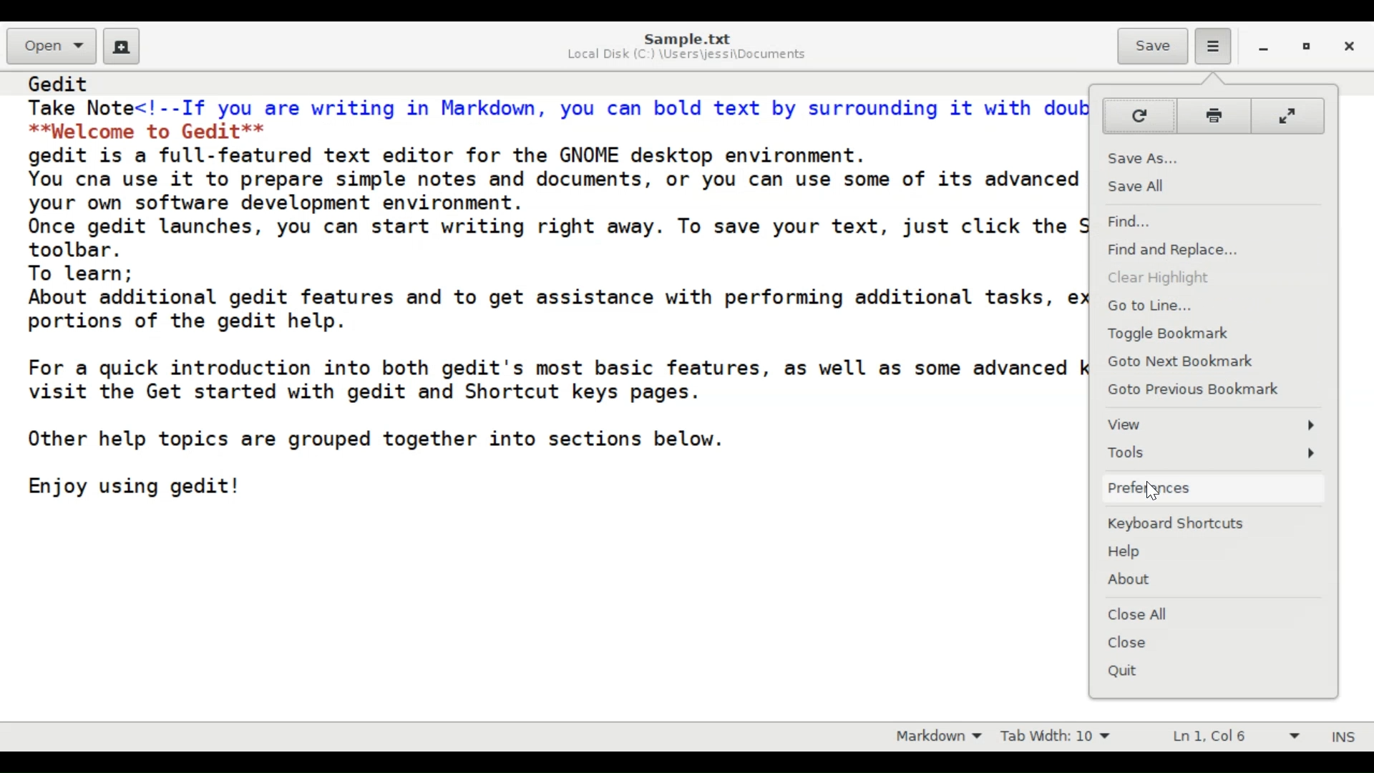 The image size is (1374, 773). What do you see at coordinates (1217, 673) in the screenshot?
I see `Quit` at bounding box center [1217, 673].